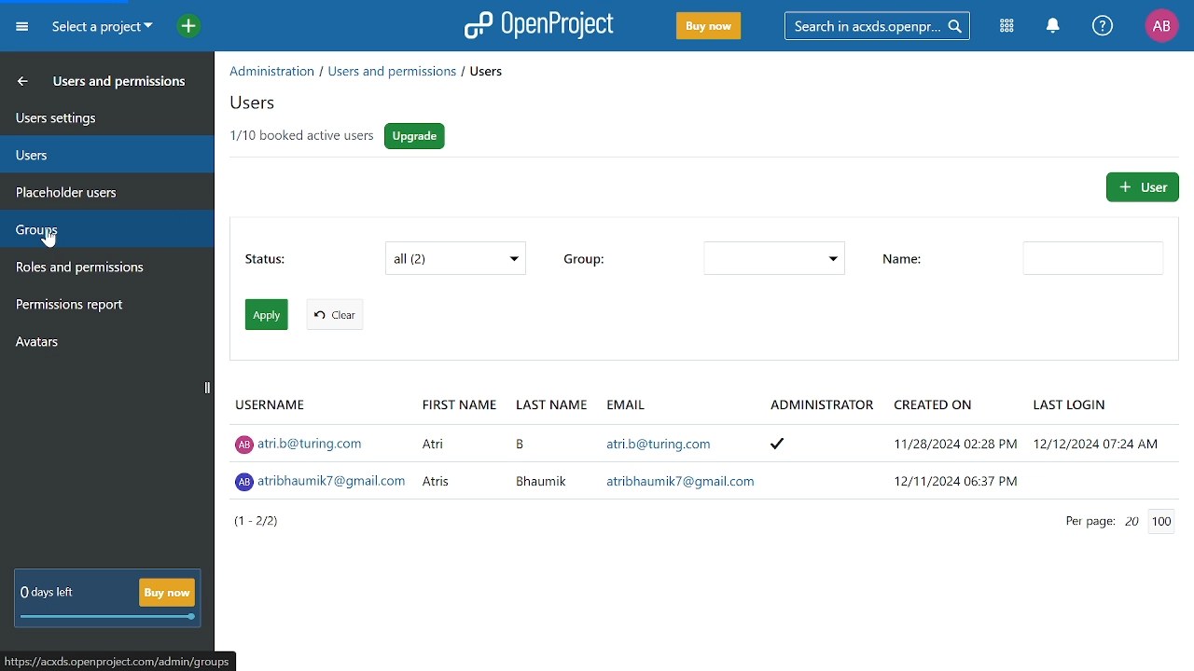  I want to click on Users, so click(259, 104).